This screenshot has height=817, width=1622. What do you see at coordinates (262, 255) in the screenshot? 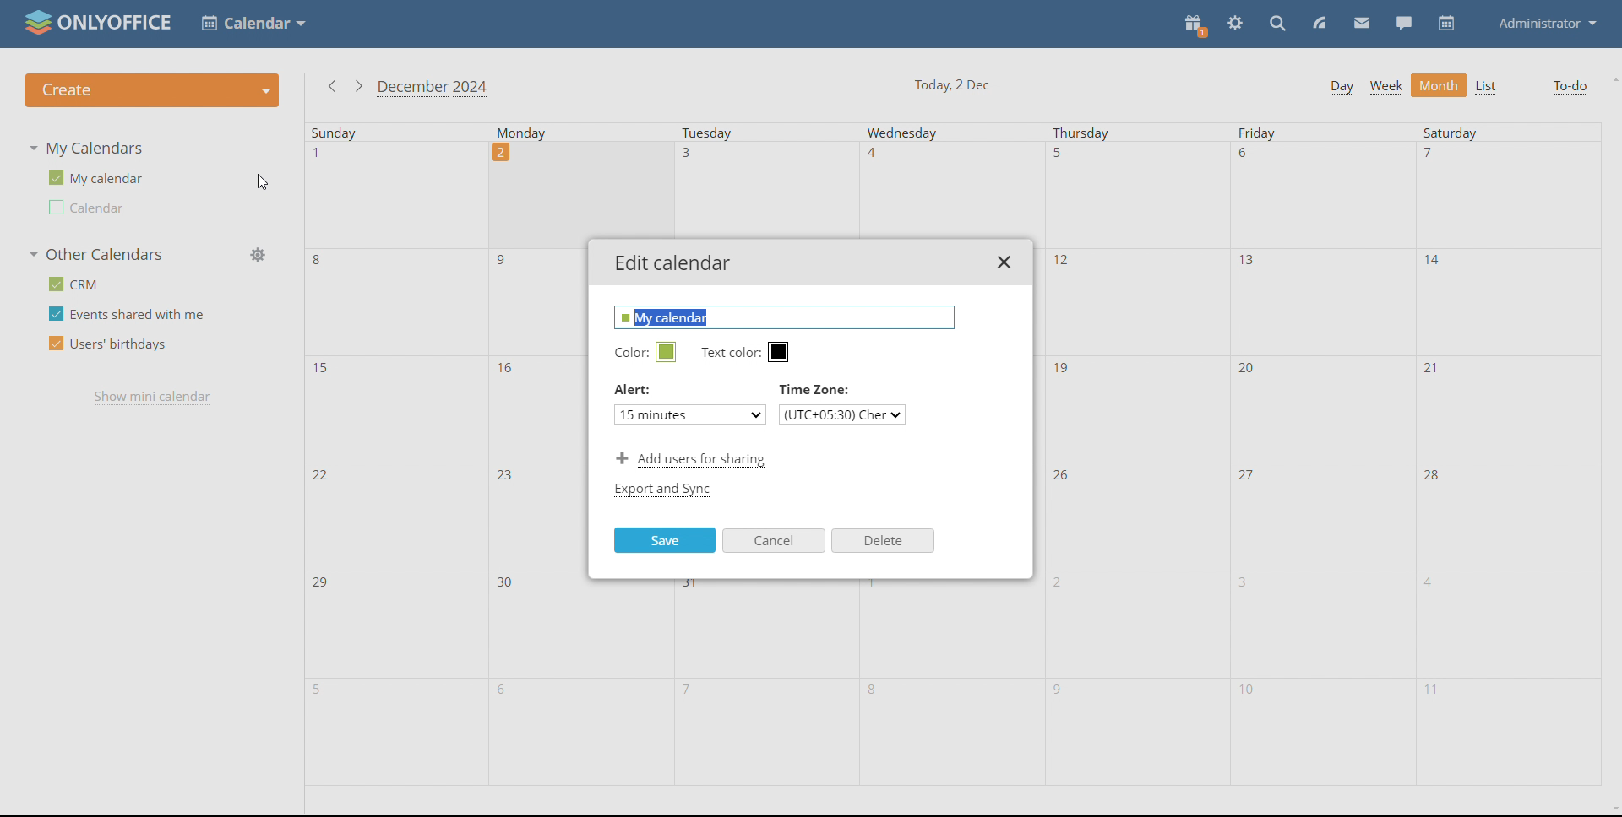
I see `manage` at bounding box center [262, 255].